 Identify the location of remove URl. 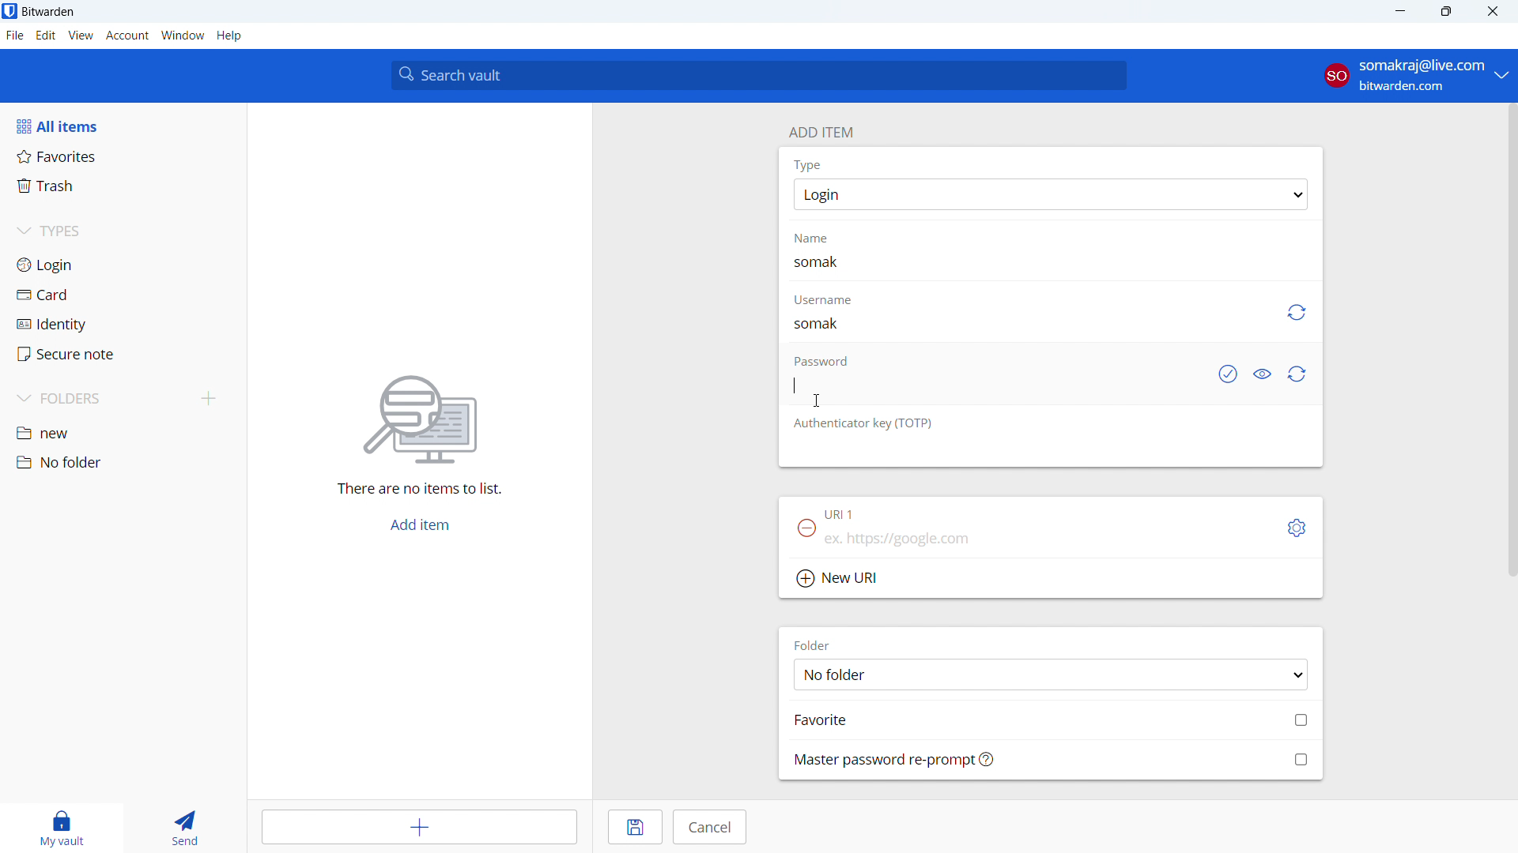
(806, 528).